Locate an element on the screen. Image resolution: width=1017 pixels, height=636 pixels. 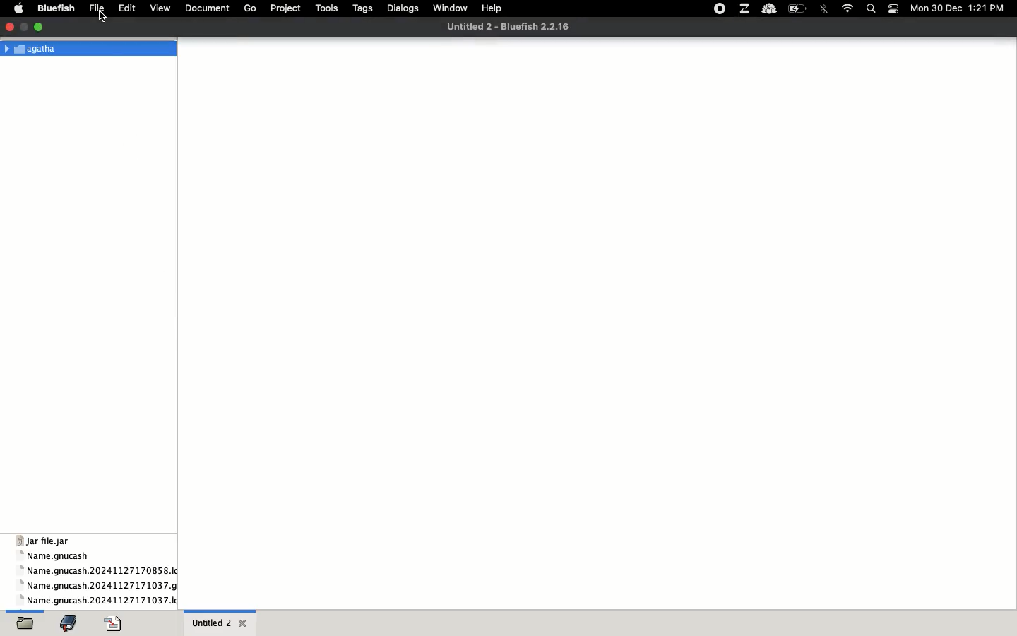
untitled is located at coordinates (211, 623).